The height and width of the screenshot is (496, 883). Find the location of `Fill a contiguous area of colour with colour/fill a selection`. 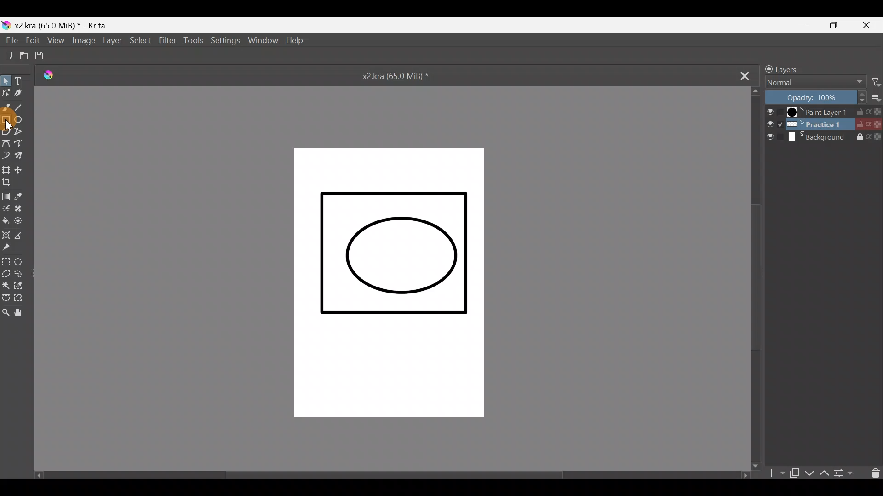

Fill a contiguous area of colour with colour/fill a selection is located at coordinates (6, 220).